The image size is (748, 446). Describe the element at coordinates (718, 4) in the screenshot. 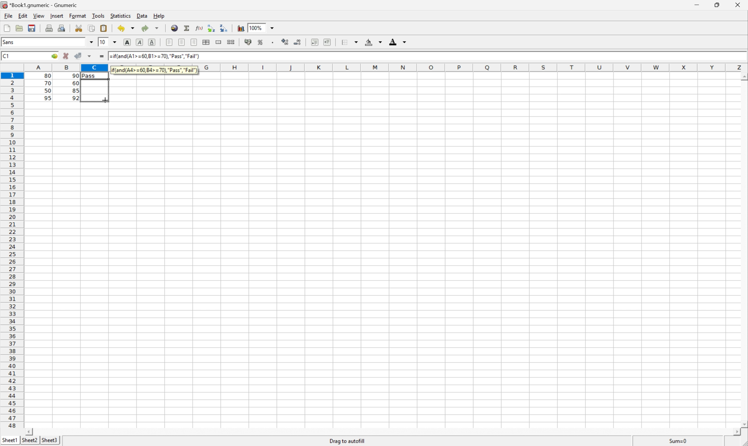

I see `Restore Down` at that location.